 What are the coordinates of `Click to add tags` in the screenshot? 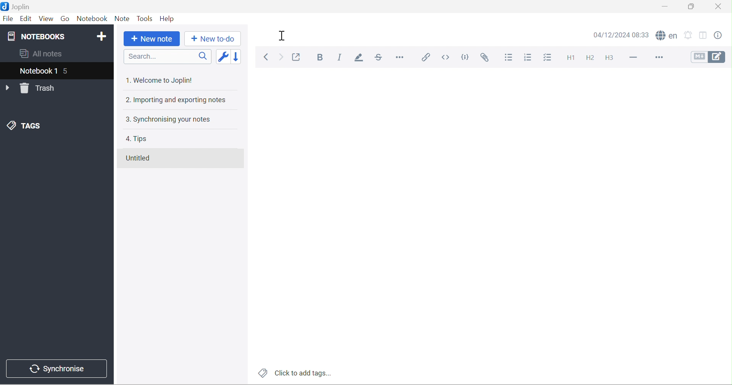 It's located at (294, 373).